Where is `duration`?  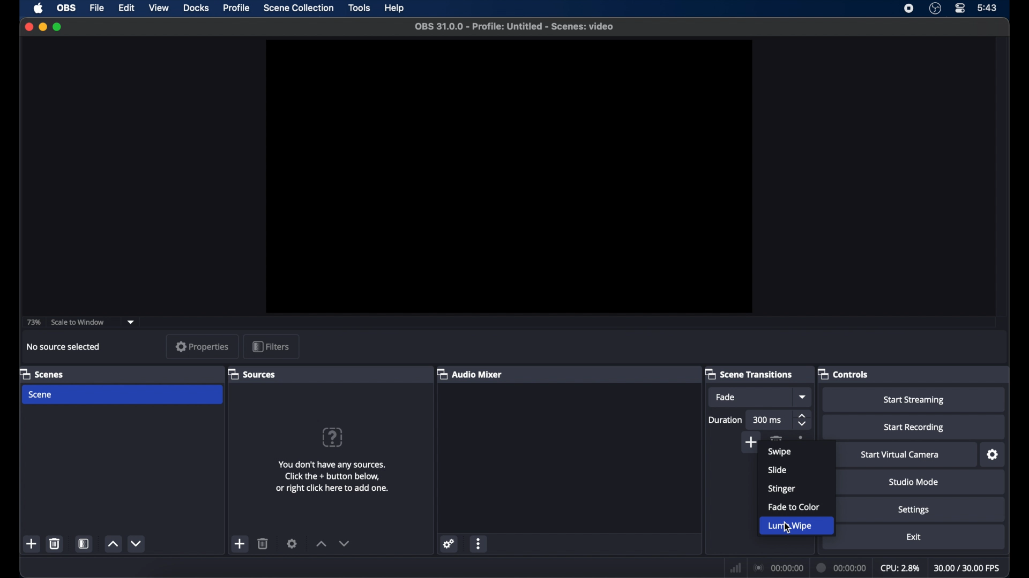 duration is located at coordinates (726, 419).